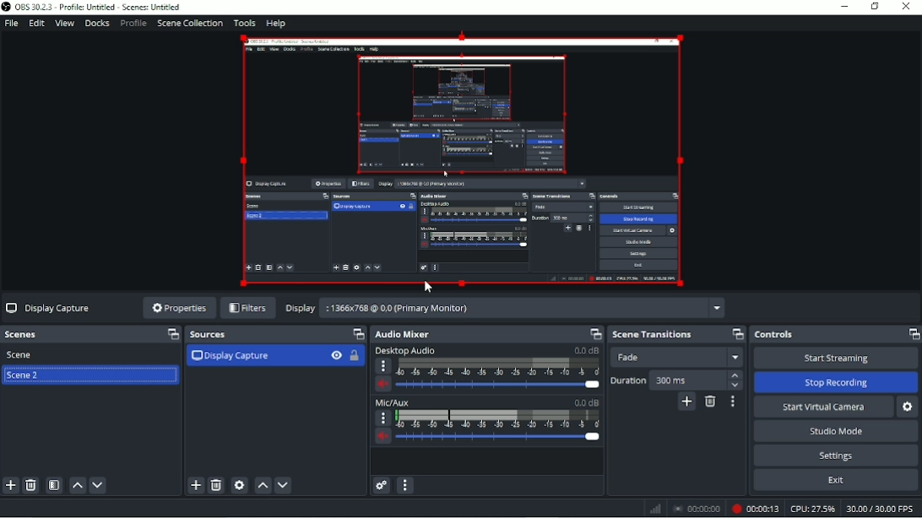 The image size is (922, 518). Describe the element at coordinates (503, 307) in the screenshot. I see `Display 1366x768 @ 0,0 (Primary Monitor)` at that location.